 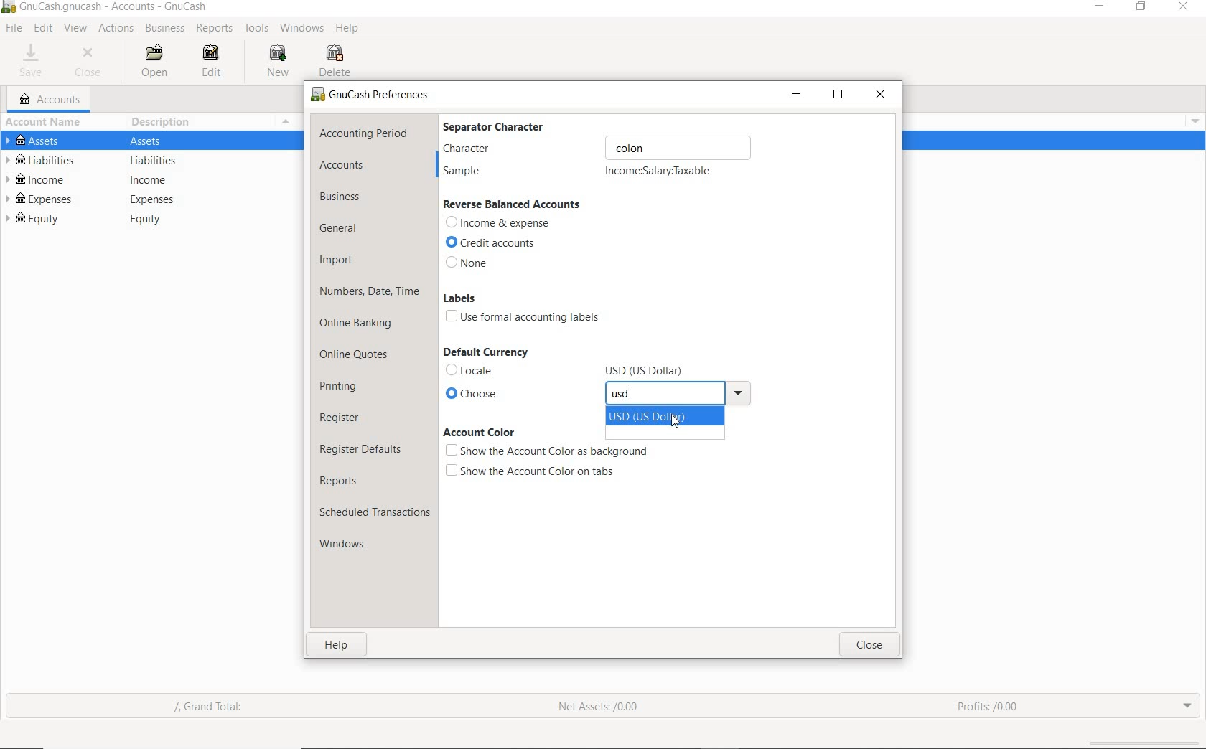 I want to click on Close, so click(x=1183, y=9).